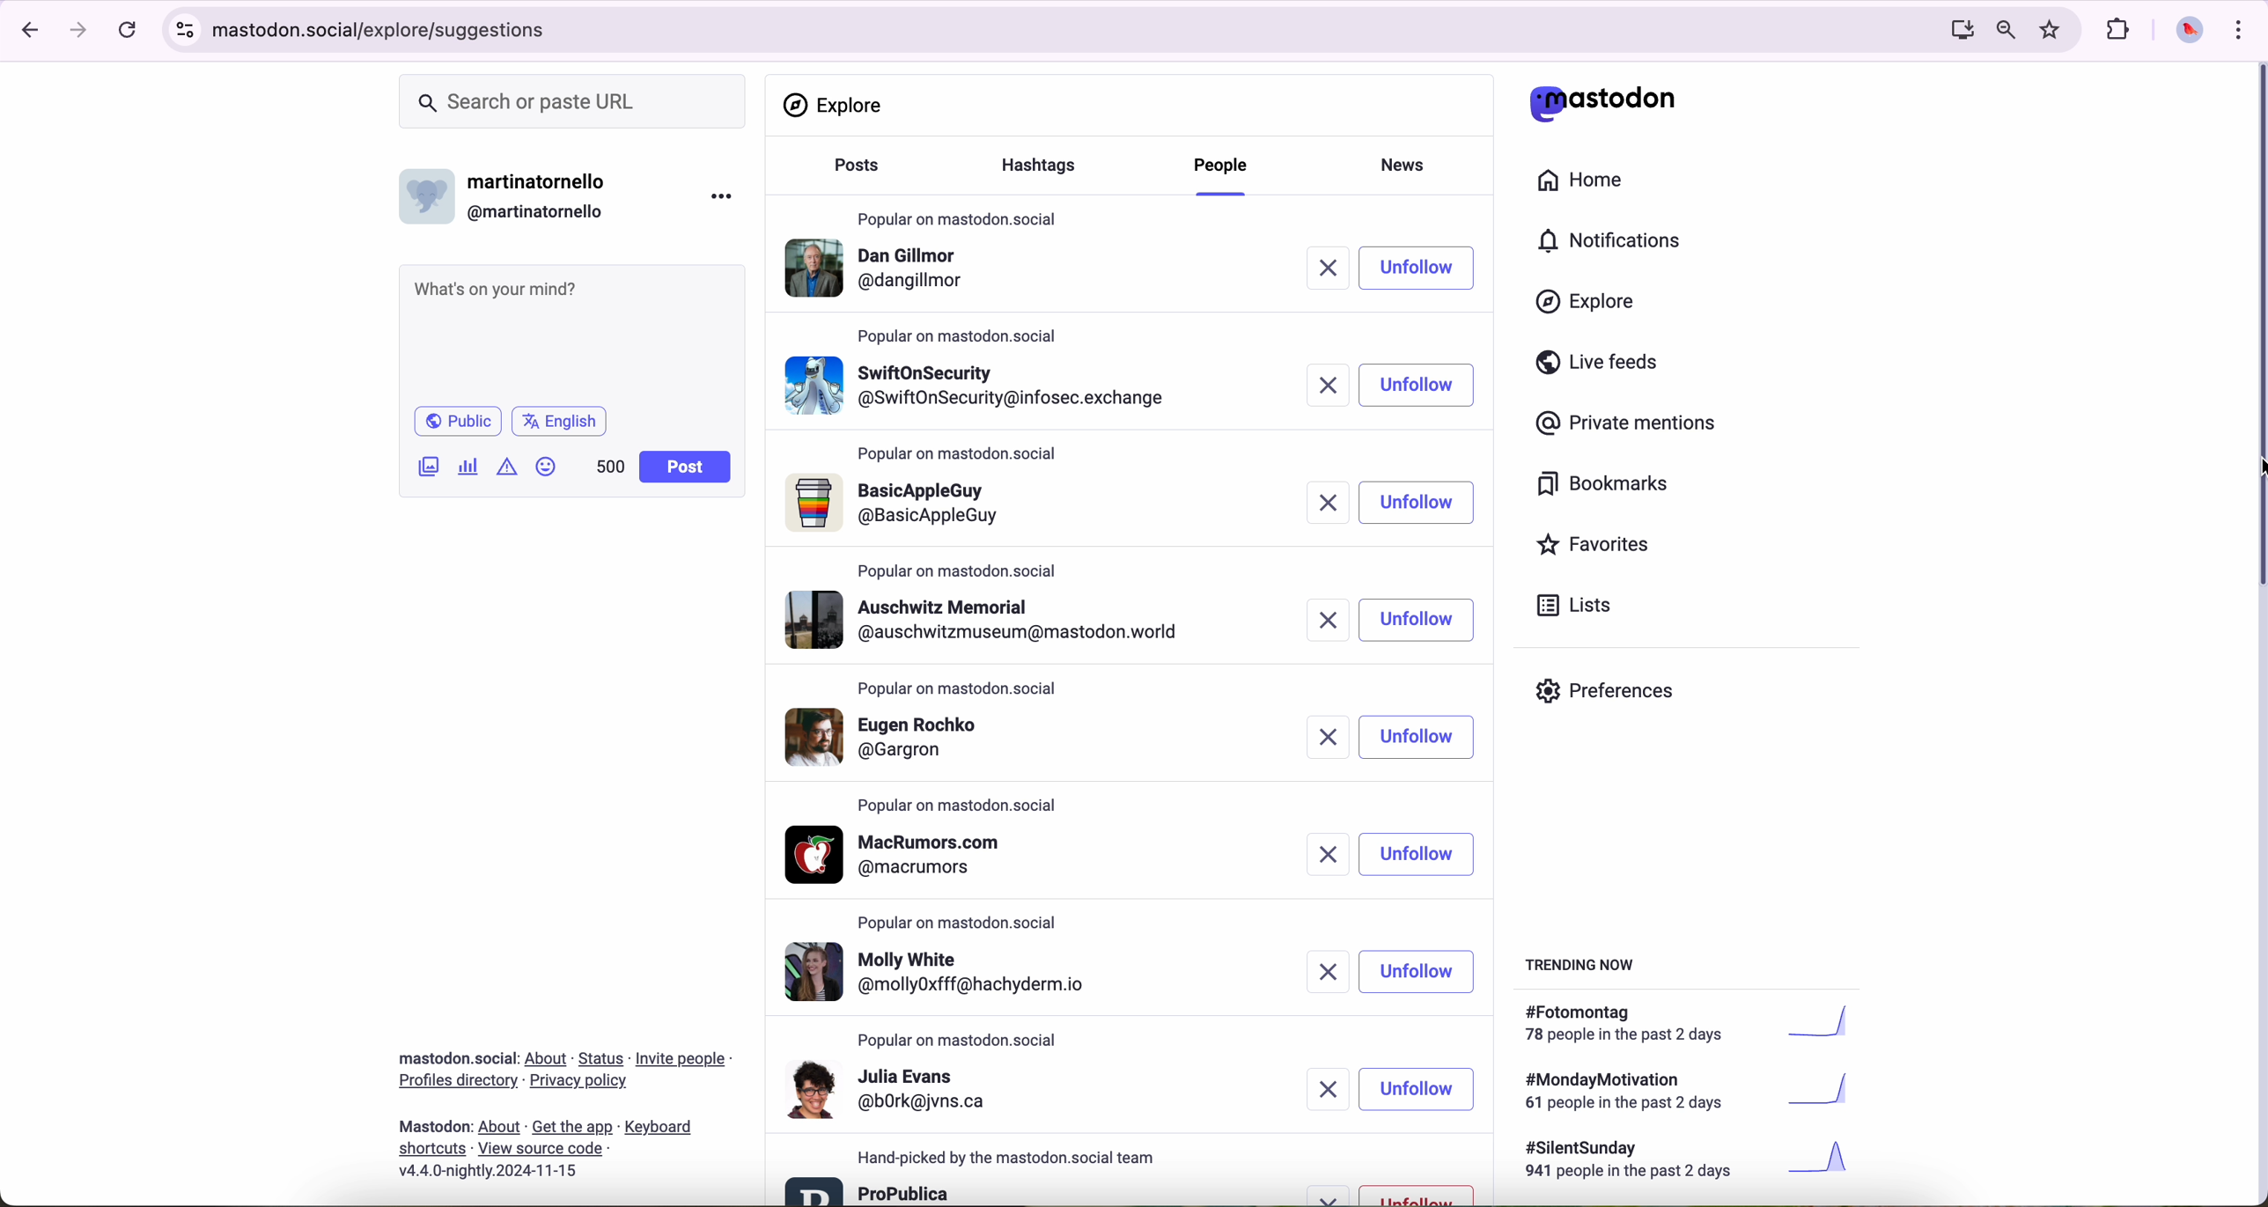  I want to click on attach image, so click(430, 466).